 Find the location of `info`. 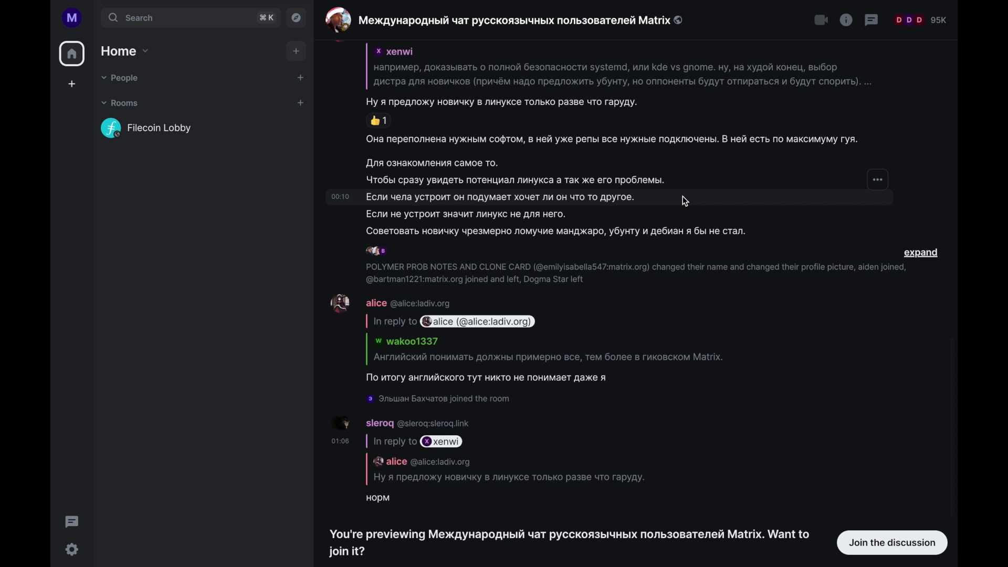

info is located at coordinates (846, 19).